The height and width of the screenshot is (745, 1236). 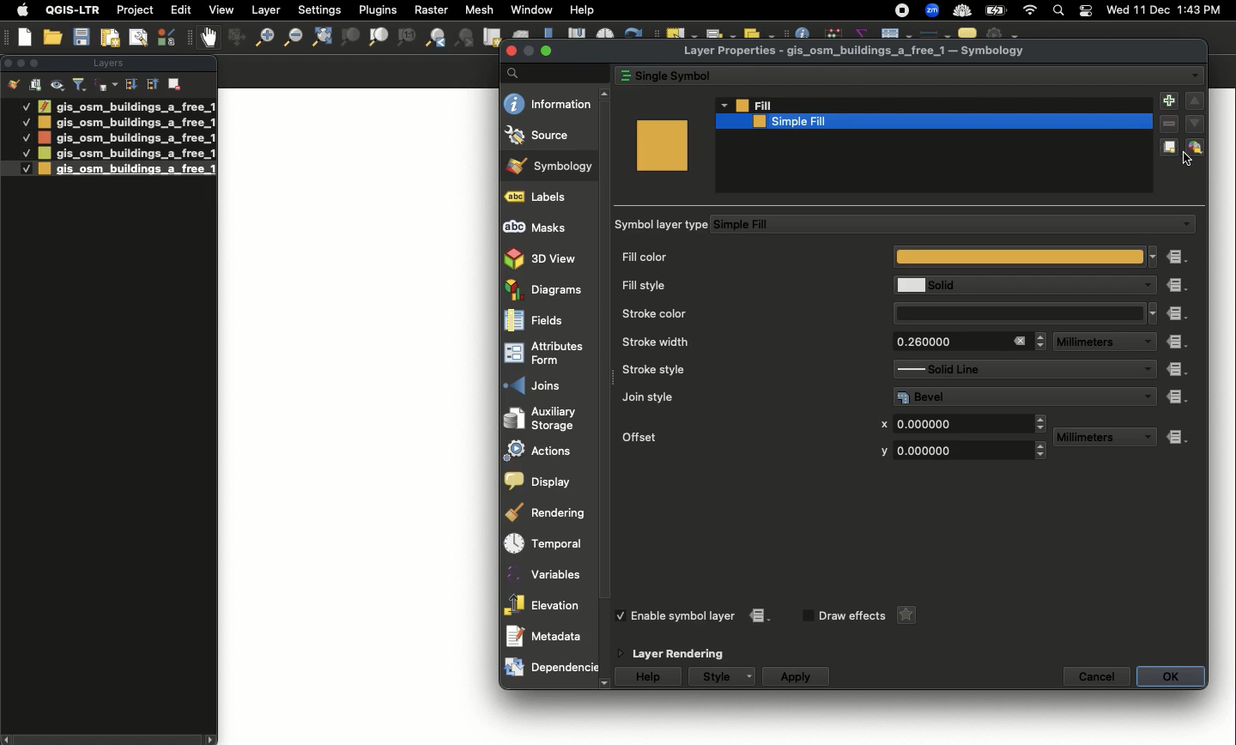 I want to click on Lock, so click(x=1198, y=147).